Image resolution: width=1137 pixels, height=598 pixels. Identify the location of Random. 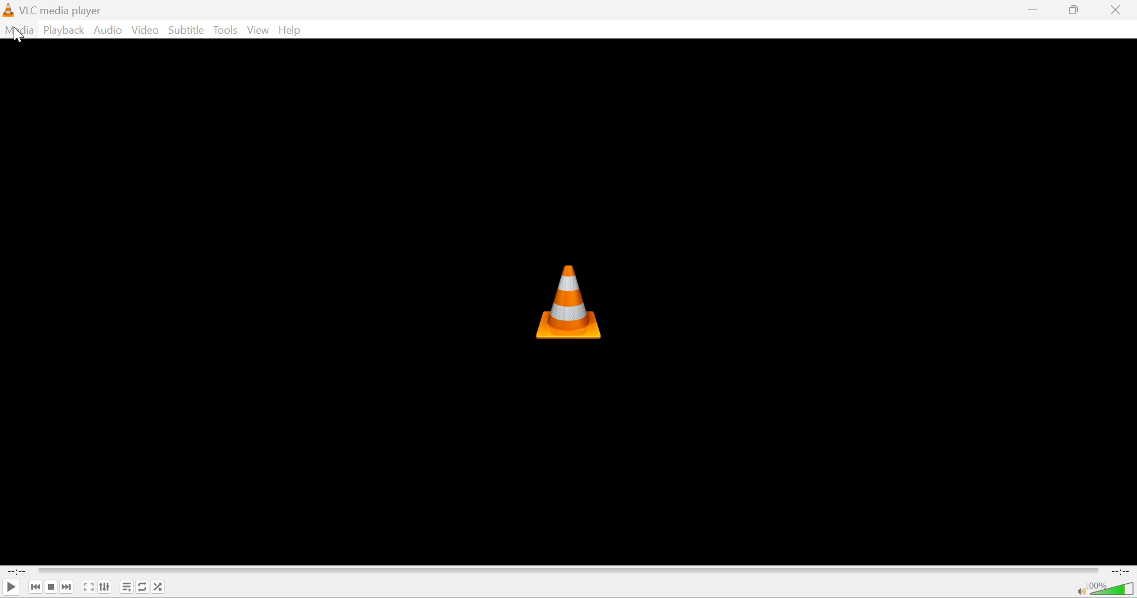
(159, 586).